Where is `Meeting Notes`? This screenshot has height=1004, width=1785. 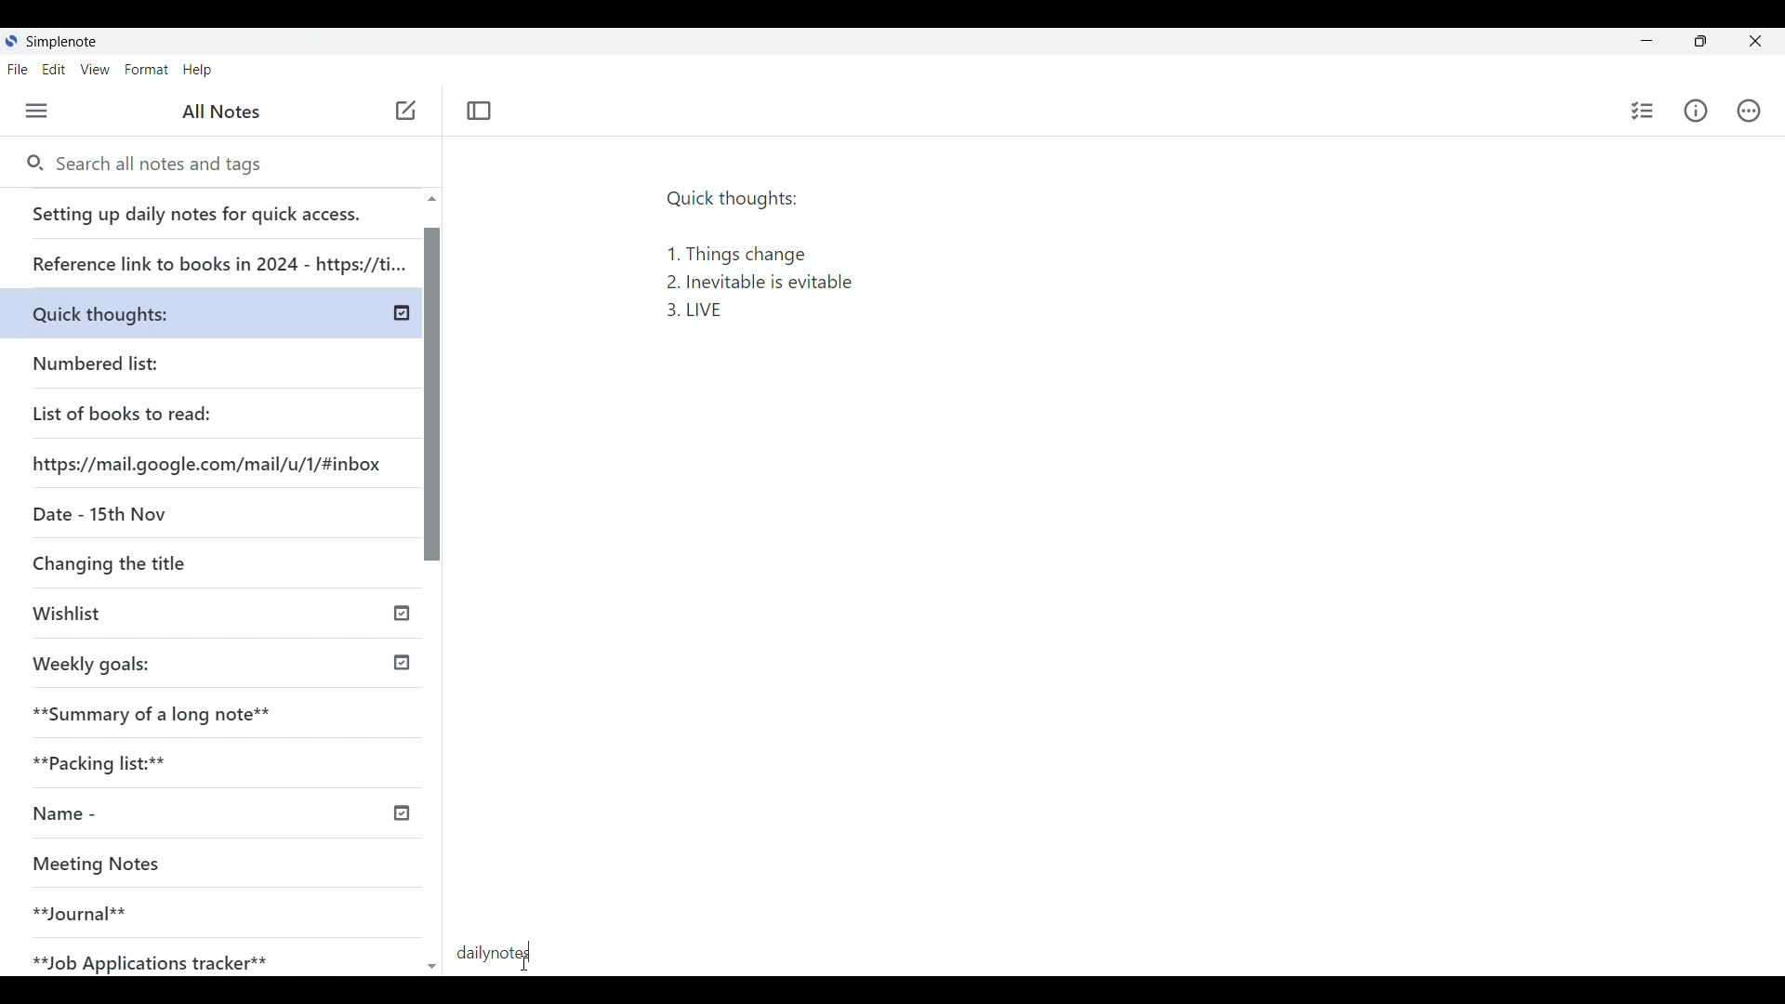
Meeting Notes is located at coordinates (188, 865).